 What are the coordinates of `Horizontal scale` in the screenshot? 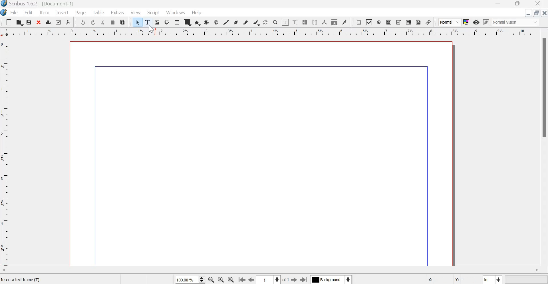 It's located at (273, 33).